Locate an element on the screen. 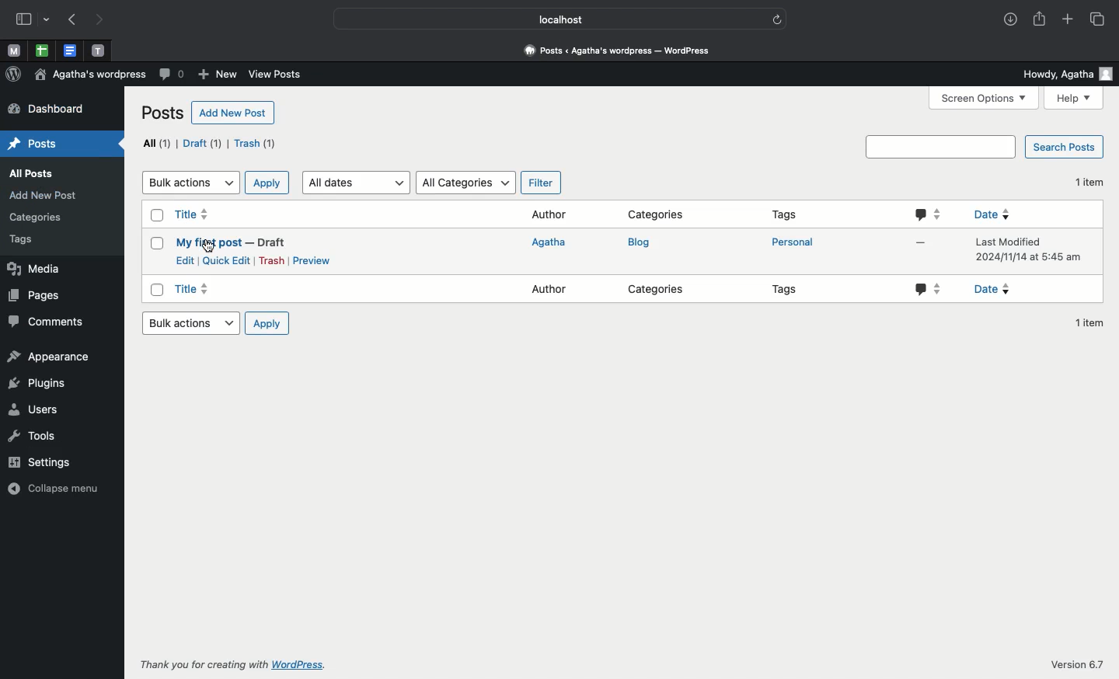 Image resolution: width=1119 pixels, height=679 pixels. pinned tabs is located at coordinates (44, 51).